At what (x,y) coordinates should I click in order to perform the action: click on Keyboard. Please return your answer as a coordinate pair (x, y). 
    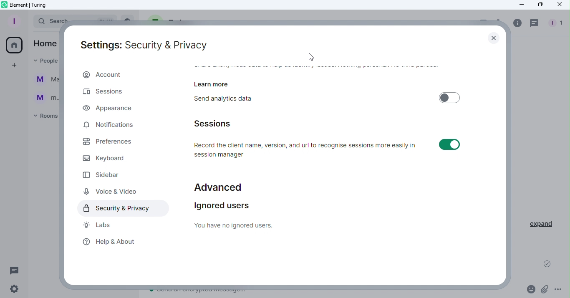
    Looking at the image, I should click on (108, 159).